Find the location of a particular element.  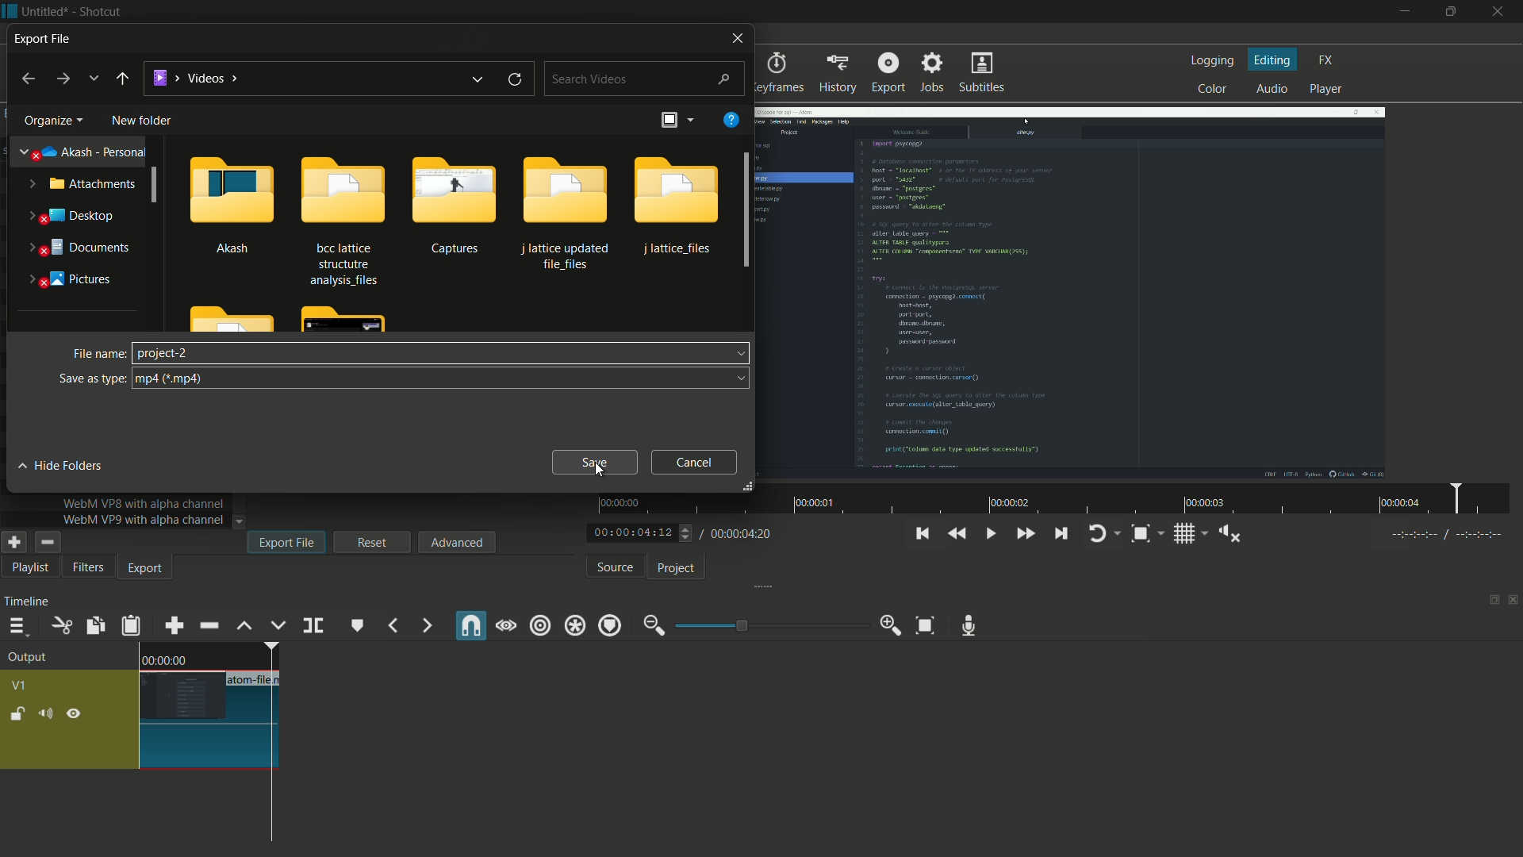

skip to the next point is located at coordinates (1063, 534).